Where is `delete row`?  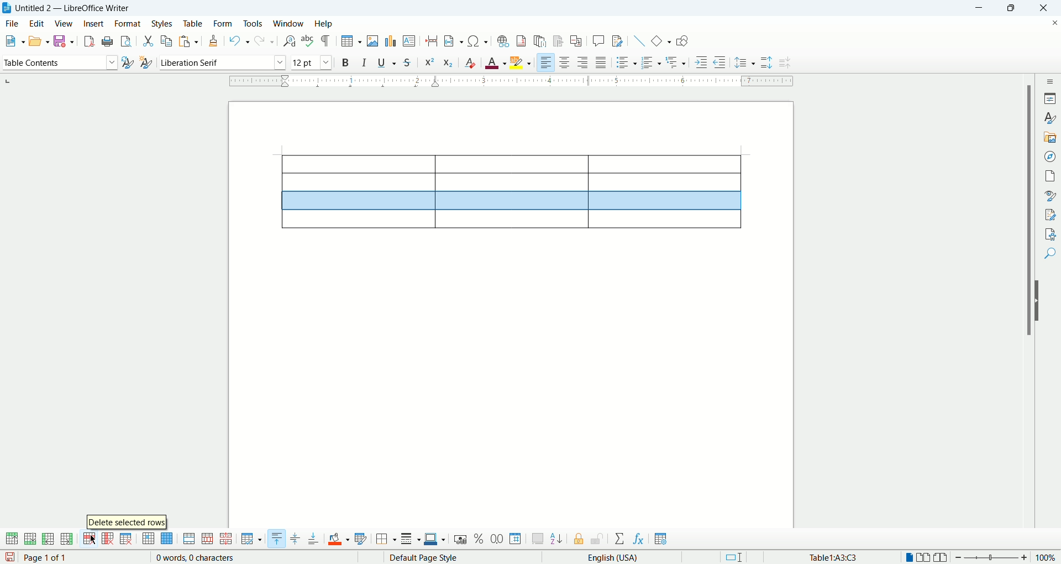 delete row is located at coordinates (89, 538).